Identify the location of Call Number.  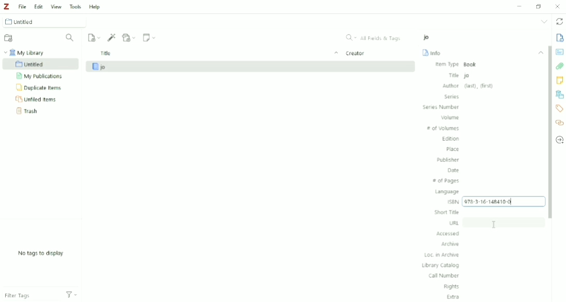
(443, 276).